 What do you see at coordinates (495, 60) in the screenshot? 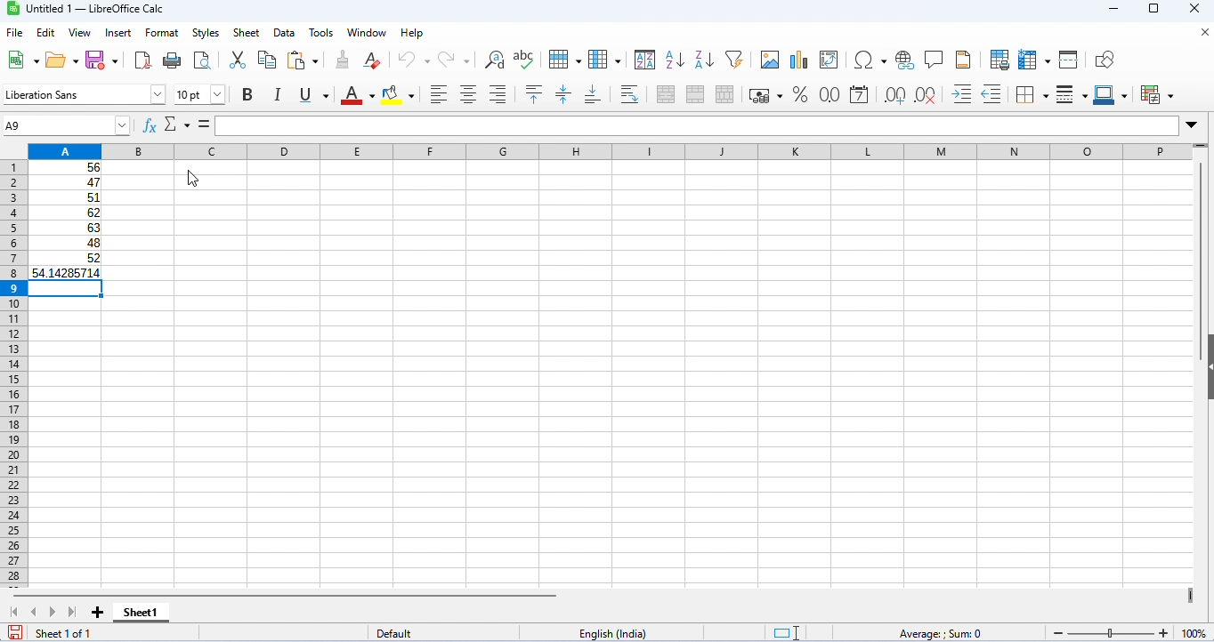
I see `find and replace` at bounding box center [495, 60].